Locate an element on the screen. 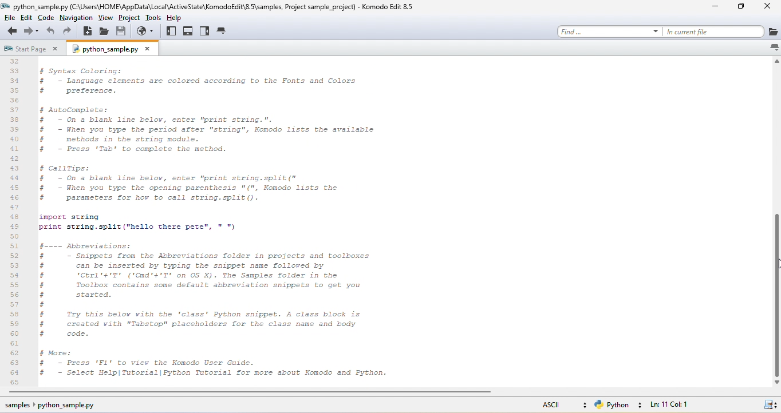 The width and height of the screenshot is (781, 413). ascii is located at coordinates (561, 404).